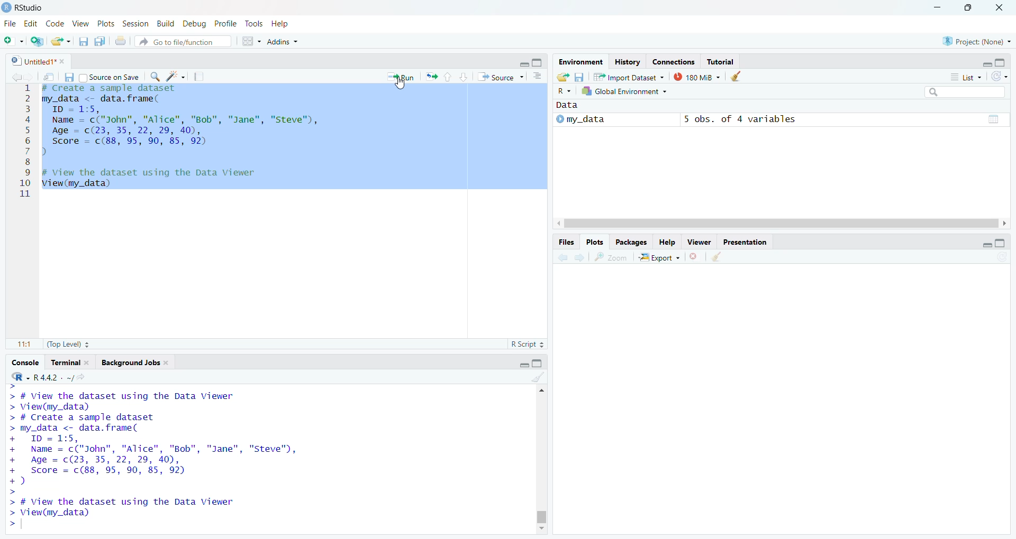  What do you see at coordinates (106, 25) in the screenshot?
I see `Plots` at bounding box center [106, 25].